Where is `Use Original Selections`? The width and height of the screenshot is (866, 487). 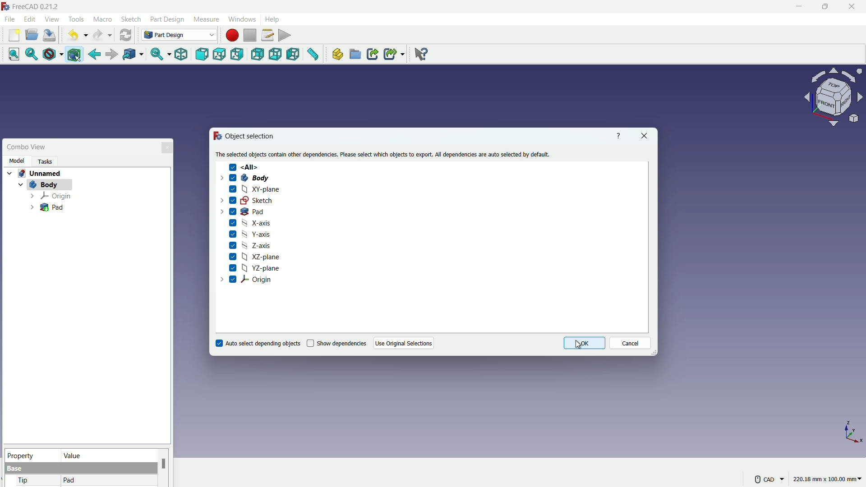 Use Original Selections is located at coordinates (404, 344).